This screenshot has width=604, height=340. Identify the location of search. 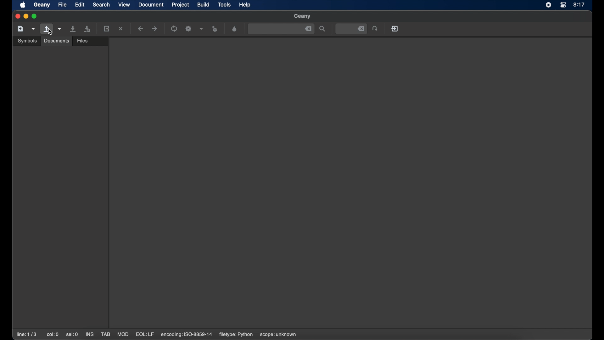
(101, 4).